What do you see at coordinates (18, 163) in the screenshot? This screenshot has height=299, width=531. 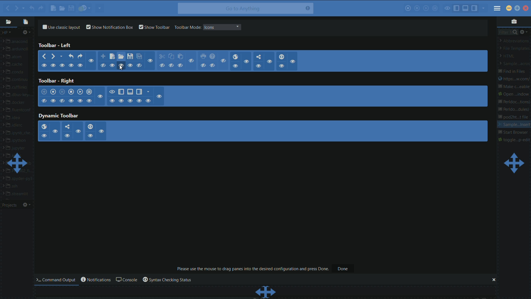 I see `change layout` at bounding box center [18, 163].